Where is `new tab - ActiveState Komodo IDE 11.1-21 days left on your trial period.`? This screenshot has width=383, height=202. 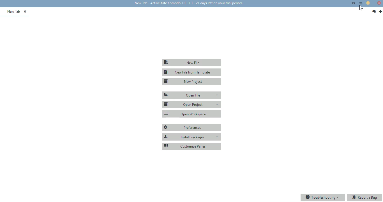 new tab - ActiveState Komodo IDE 11.1-21 days left on your trial period. is located at coordinates (188, 3).